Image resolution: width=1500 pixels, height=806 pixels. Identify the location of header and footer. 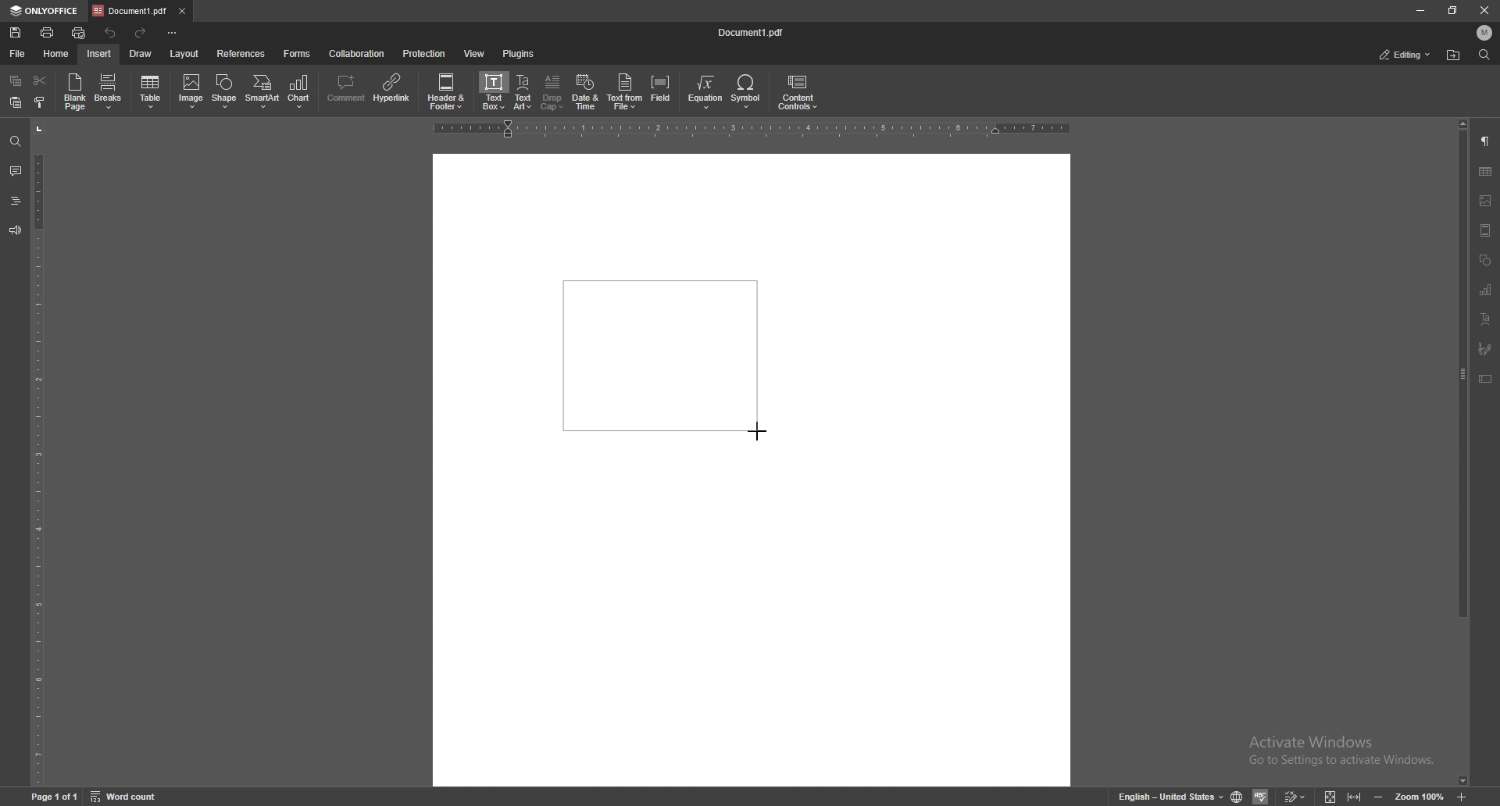
(449, 91).